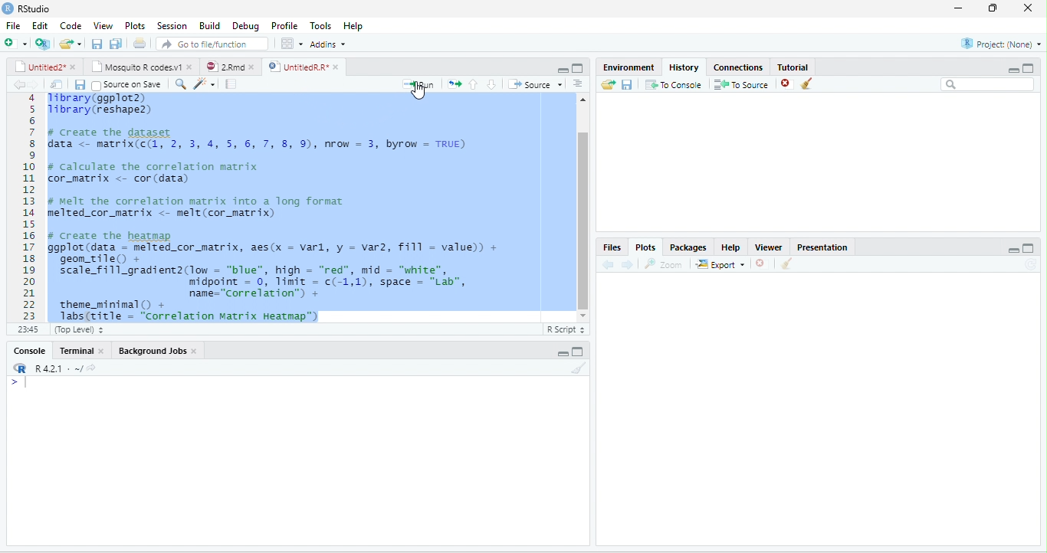  Describe the element at coordinates (563, 331) in the screenshot. I see `R SCRIPT` at that location.